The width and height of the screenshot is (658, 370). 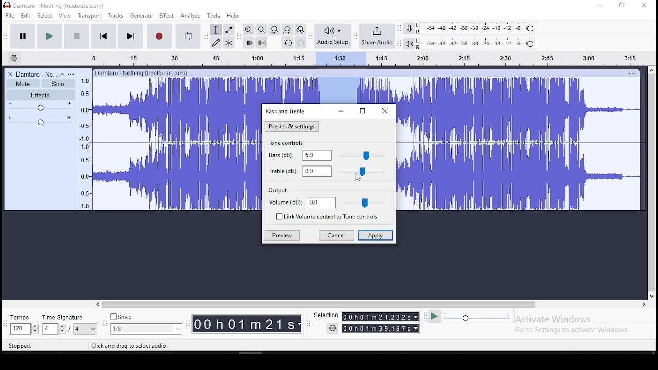 What do you see at coordinates (69, 317) in the screenshot?
I see `time signature` at bounding box center [69, 317].